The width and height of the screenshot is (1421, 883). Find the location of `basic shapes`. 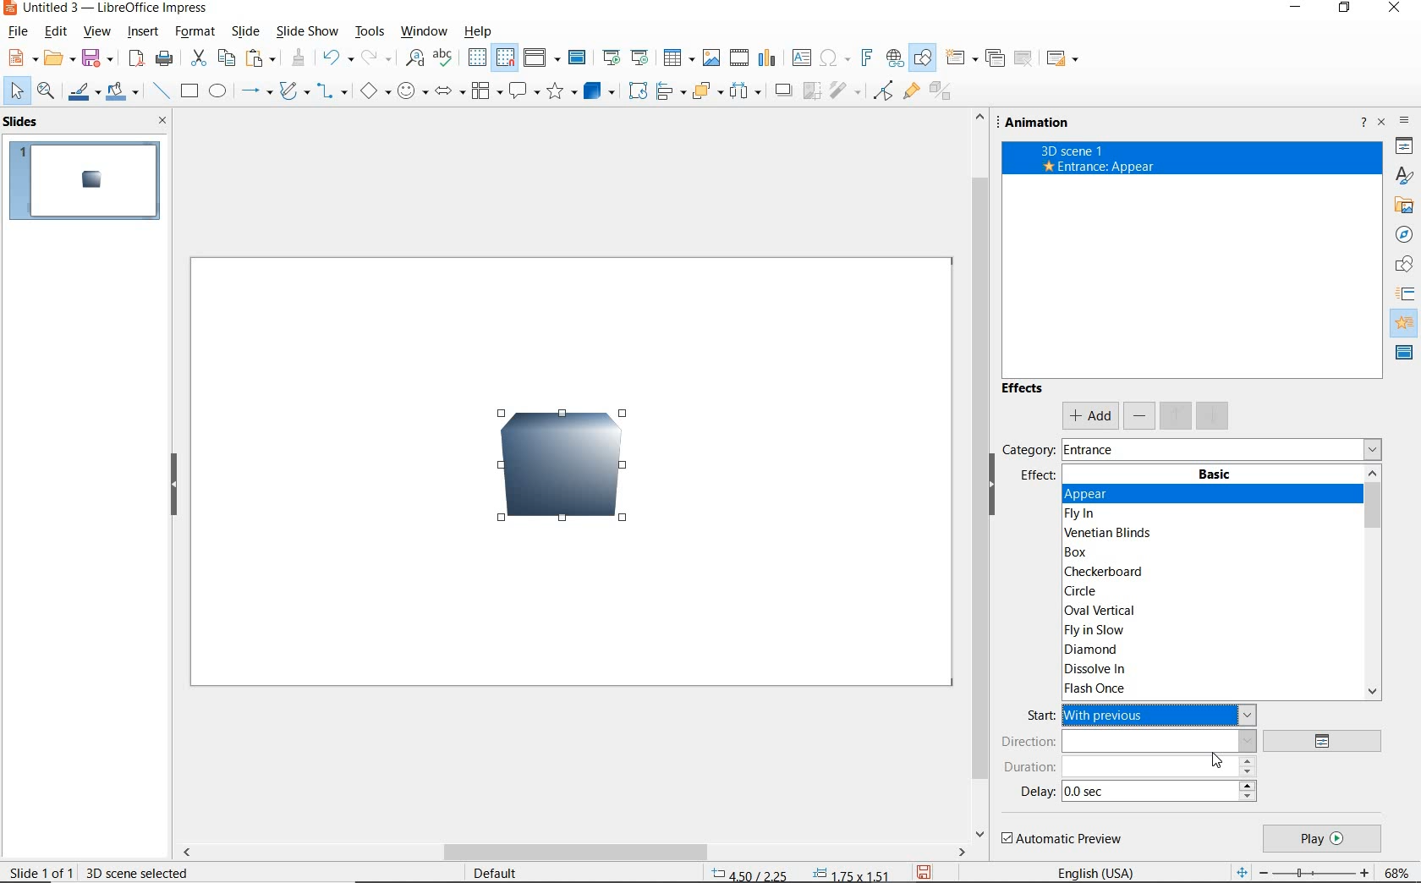

basic shapes is located at coordinates (373, 93).